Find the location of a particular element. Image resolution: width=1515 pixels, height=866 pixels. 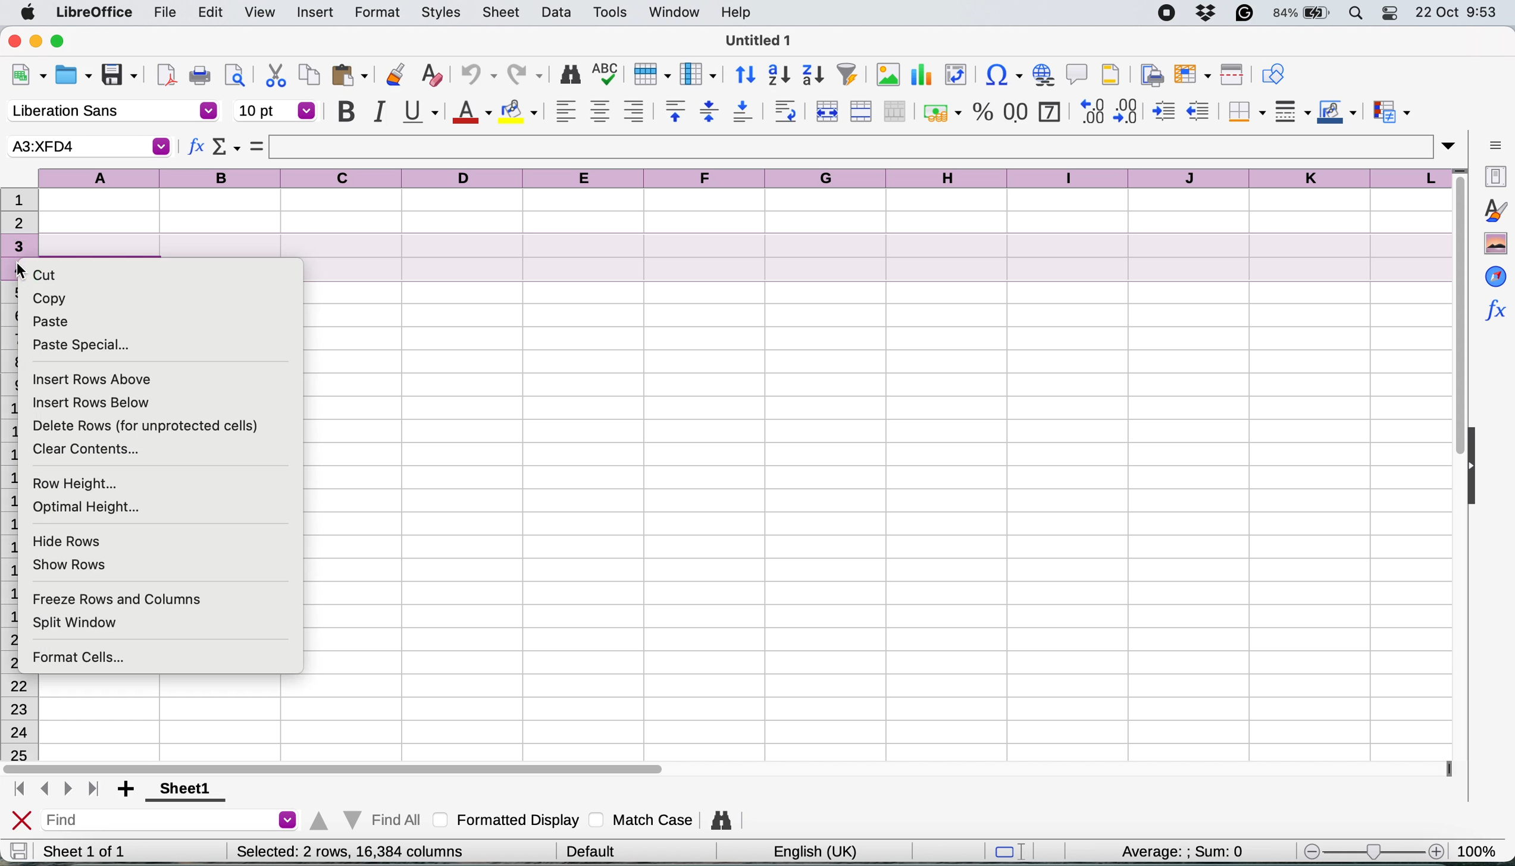

maximise is located at coordinates (63, 42).